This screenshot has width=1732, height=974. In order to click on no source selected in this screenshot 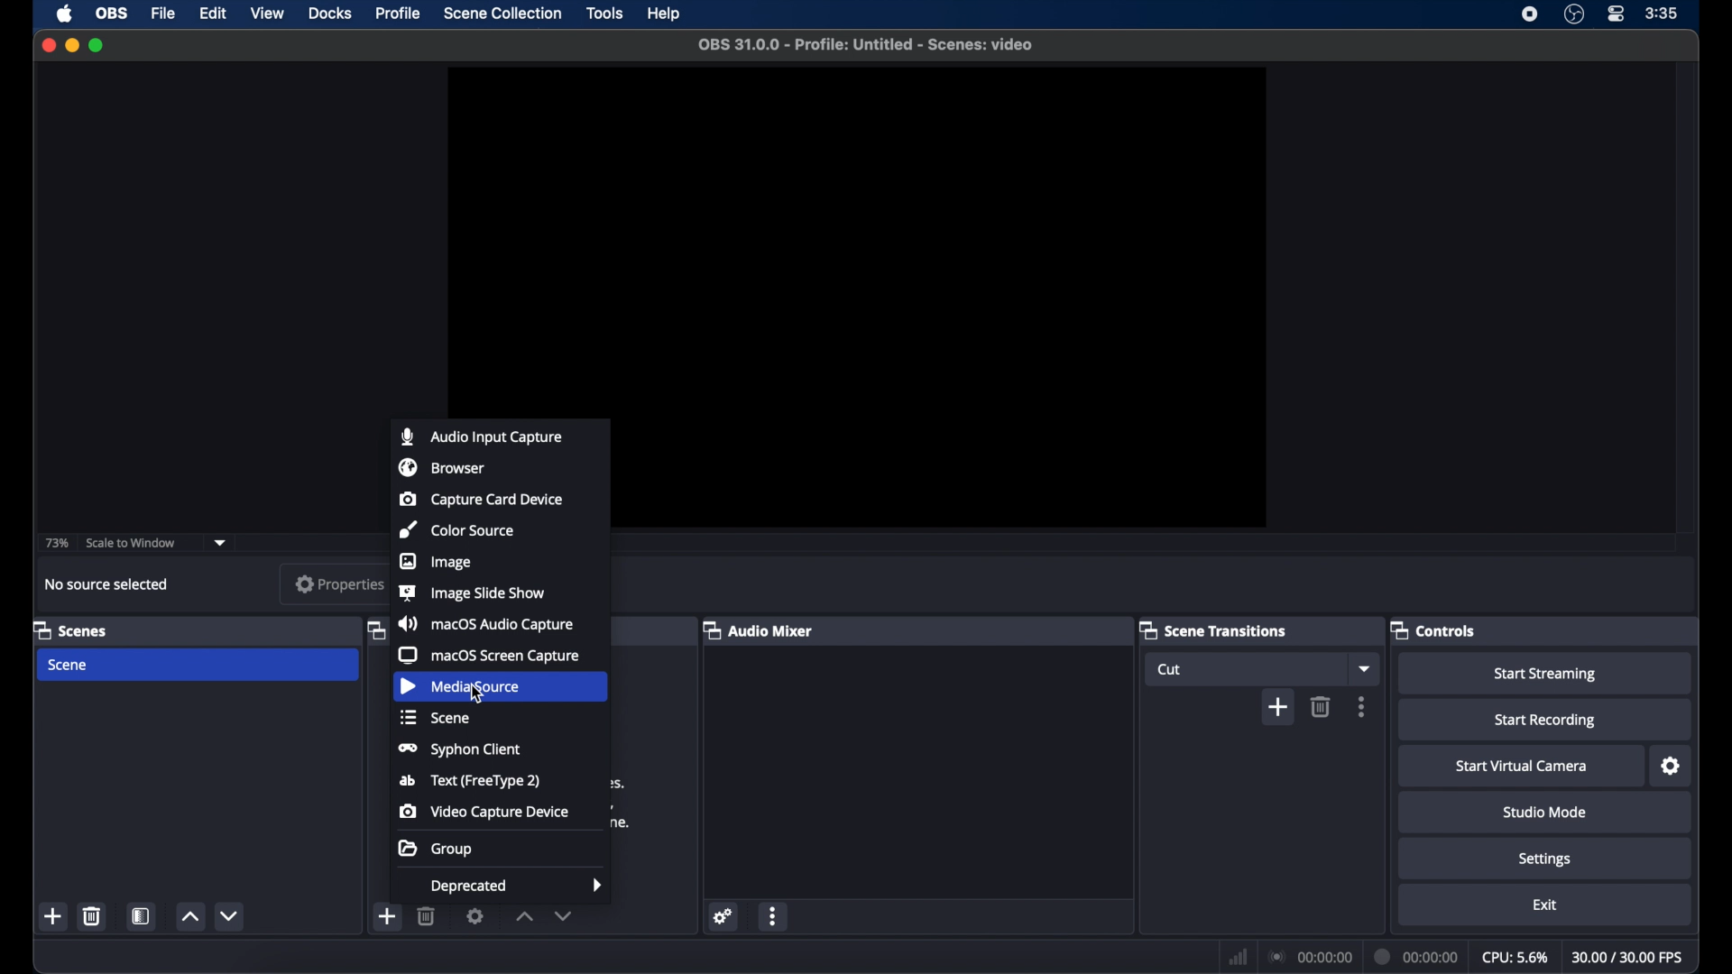, I will do `click(107, 585)`.